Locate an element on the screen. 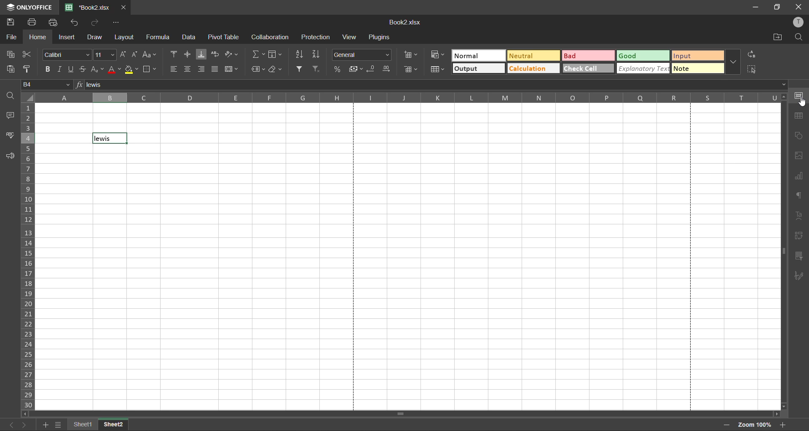 The image size is (809, 431). row numbers is located at coordinates (28, 256).